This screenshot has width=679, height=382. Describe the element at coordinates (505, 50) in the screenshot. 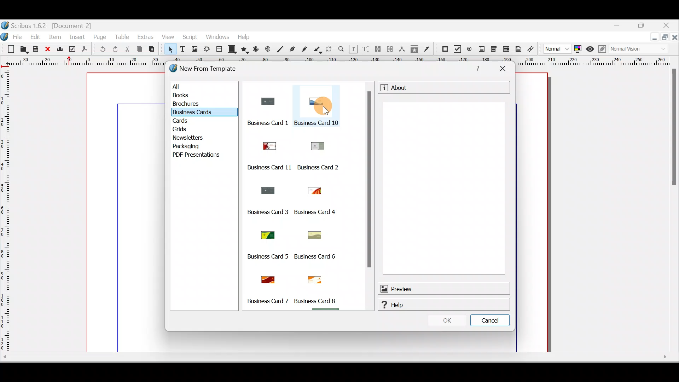

I see `PDF list box` at that location.